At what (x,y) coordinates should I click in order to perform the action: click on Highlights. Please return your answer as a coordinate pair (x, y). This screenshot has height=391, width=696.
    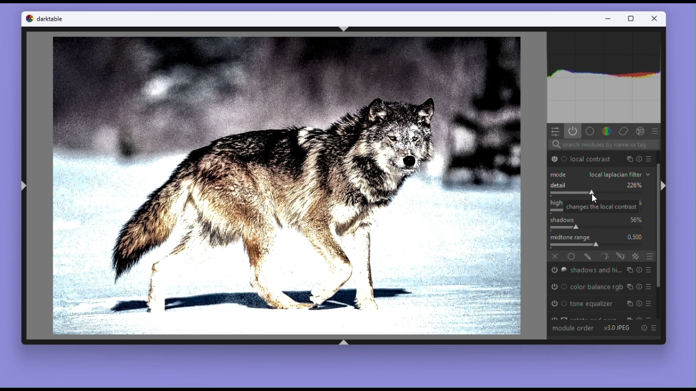
    Looking at the image, I should click on (602, 206).